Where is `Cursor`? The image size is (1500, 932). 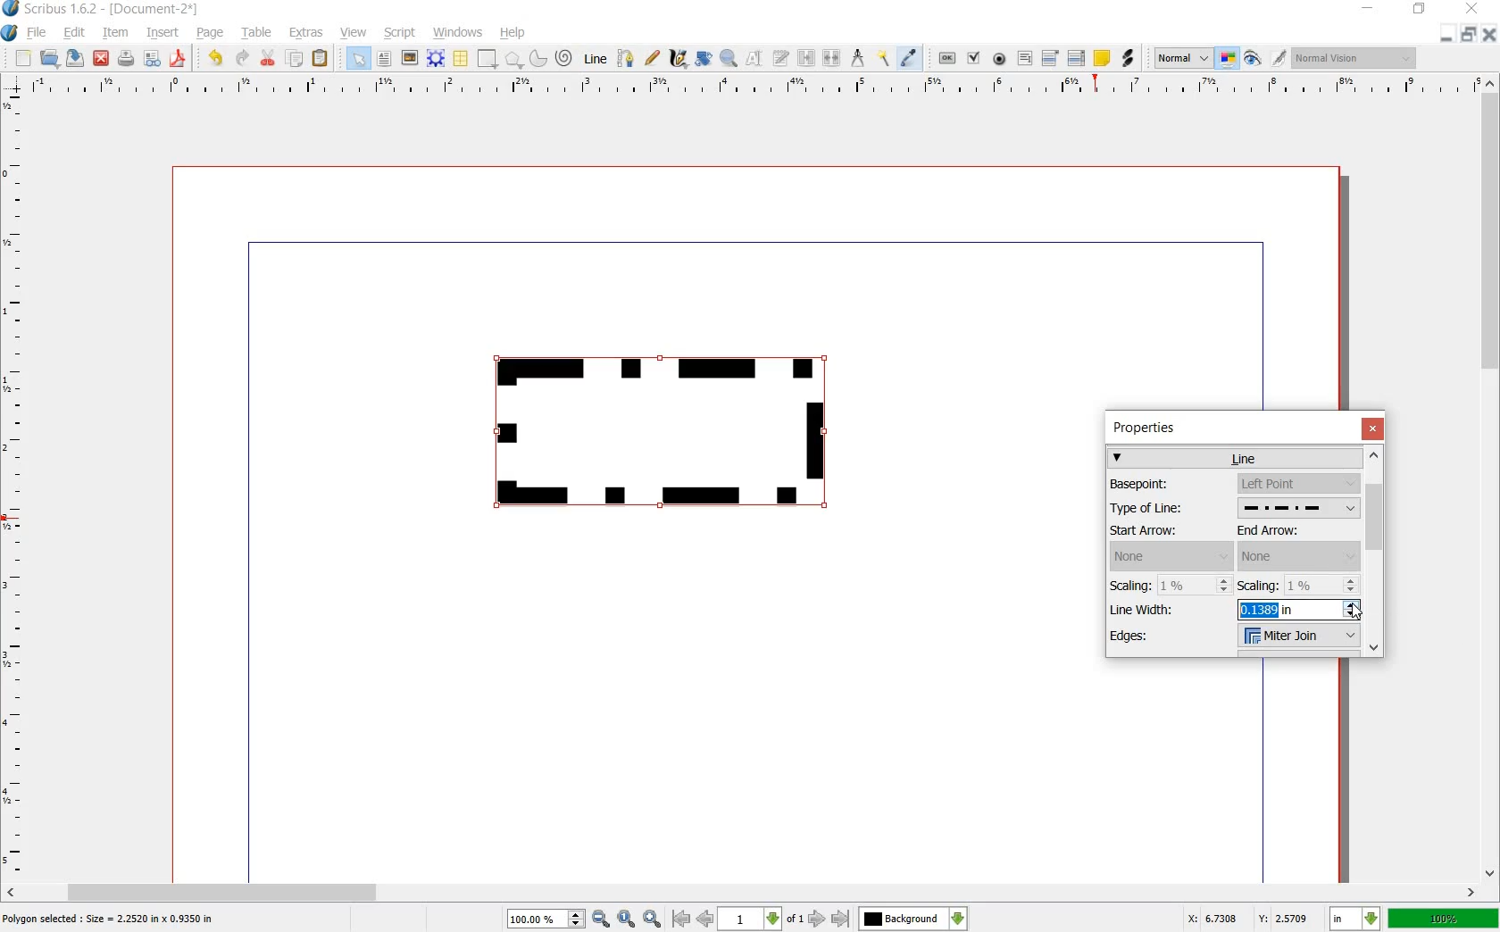
Cursor is located at coordinates (1357, 610).